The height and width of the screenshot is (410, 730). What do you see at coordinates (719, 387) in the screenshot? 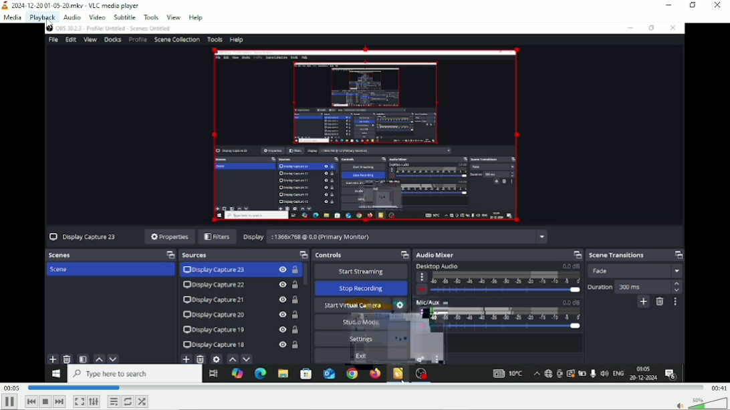
I see `Total duration` at bounding box center [719, 387].